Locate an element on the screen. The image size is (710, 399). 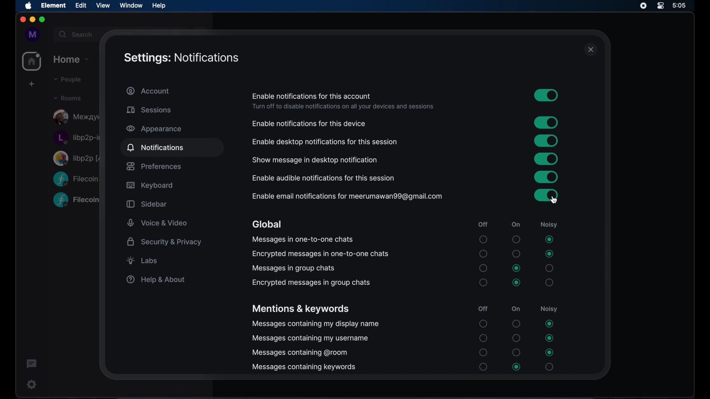
messages containing my display name is located at coordinates (315, 324).